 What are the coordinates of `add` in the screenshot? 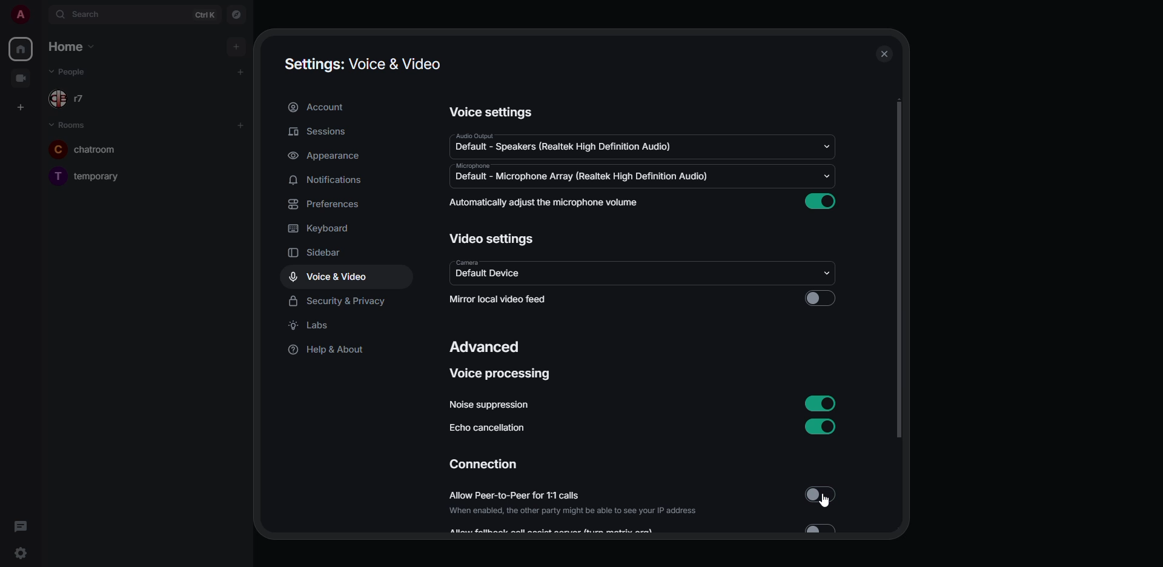 It's located at (237, 46).